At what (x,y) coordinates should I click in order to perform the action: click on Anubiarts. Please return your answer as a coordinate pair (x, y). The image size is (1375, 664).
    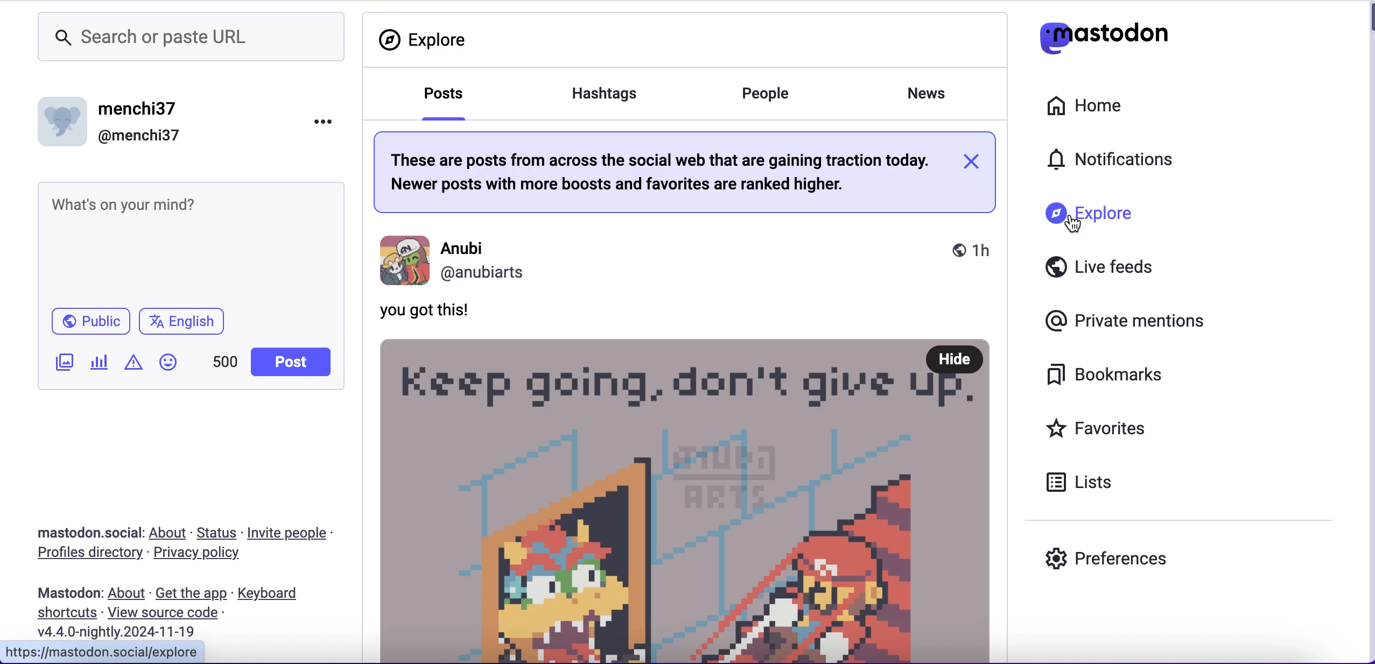
    Looking at the image, I should click on (489, 273).